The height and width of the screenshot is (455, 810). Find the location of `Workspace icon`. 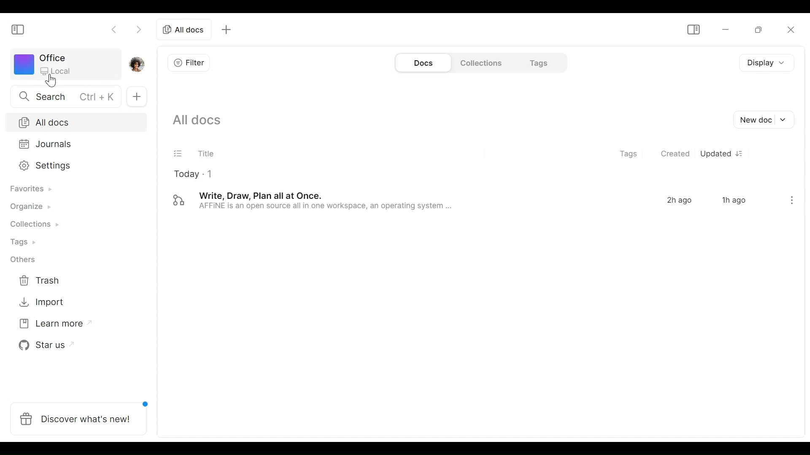

Workspace icon is located at coordinates (65, 66).